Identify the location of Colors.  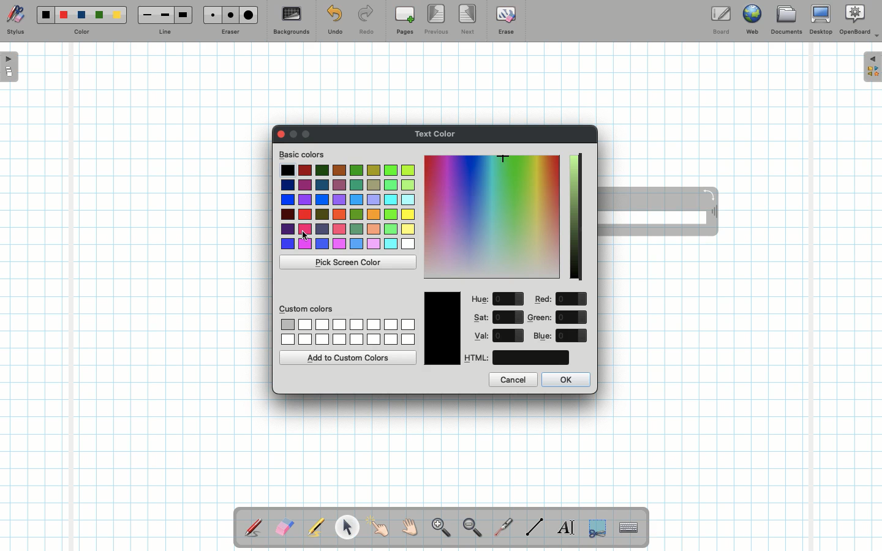
(348, 208).